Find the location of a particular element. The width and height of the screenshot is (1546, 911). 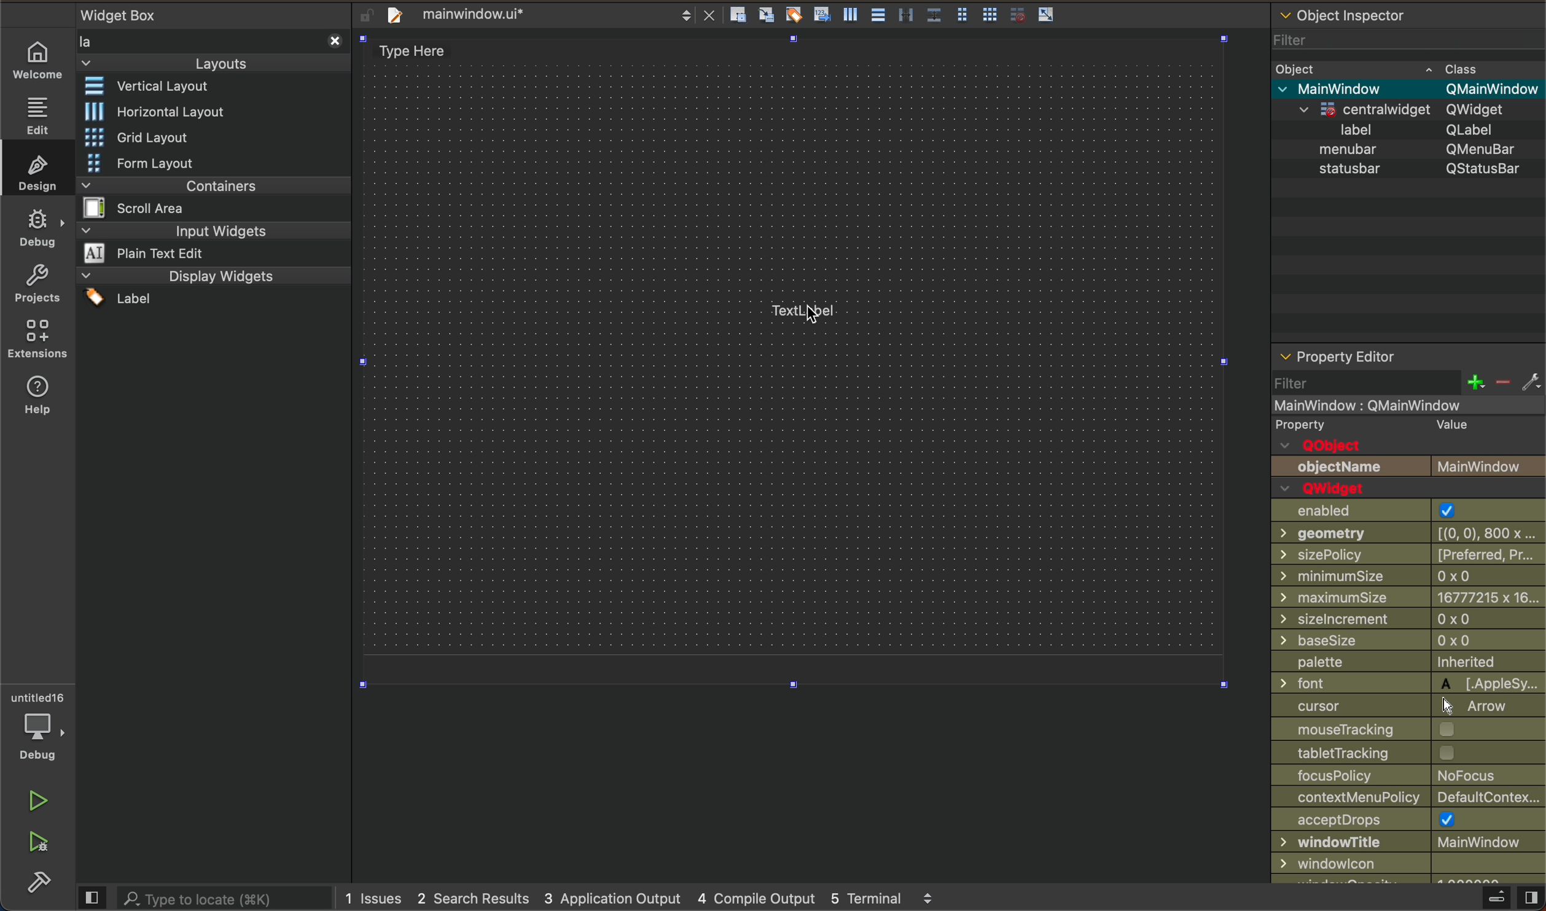

5 terminal is located at coordinates (892, 895).